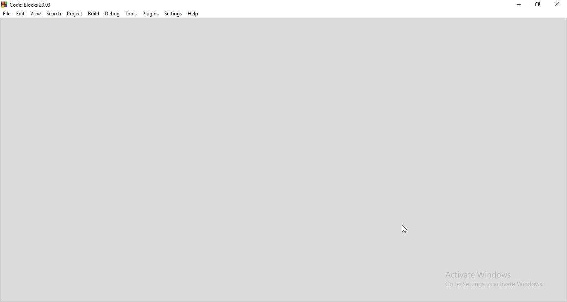 This screenshot has width=567, height=302. Describe the element at coordinates (150, 13) in the screenshot. I see `Plugins ` at that location.